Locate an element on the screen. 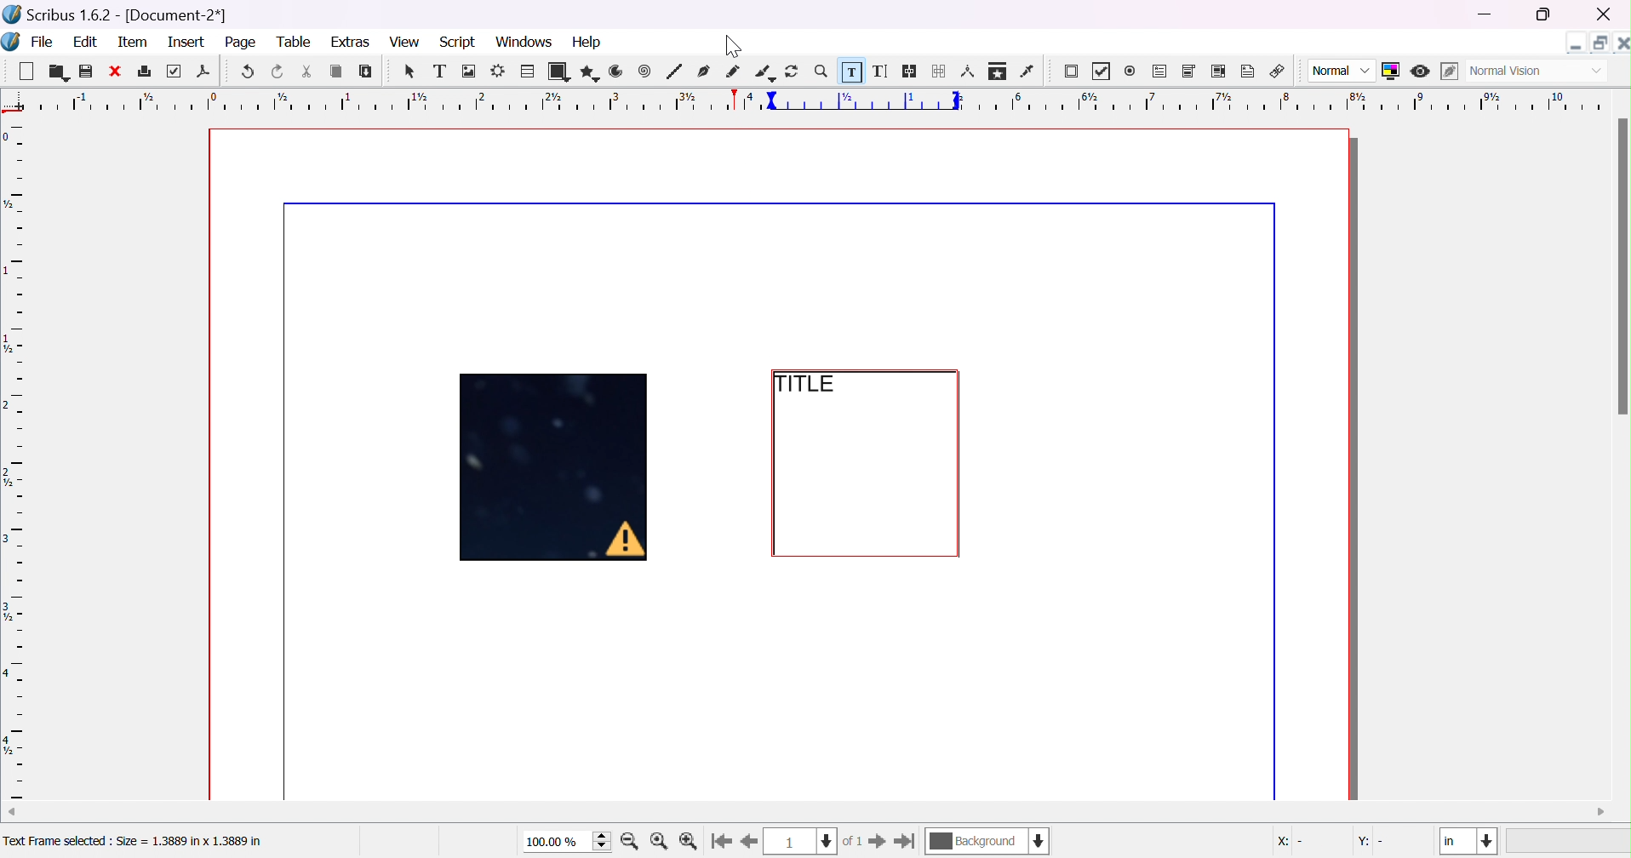 The height and width of the screenshot is (858, 1631). table is located at coordinates (296, 42).